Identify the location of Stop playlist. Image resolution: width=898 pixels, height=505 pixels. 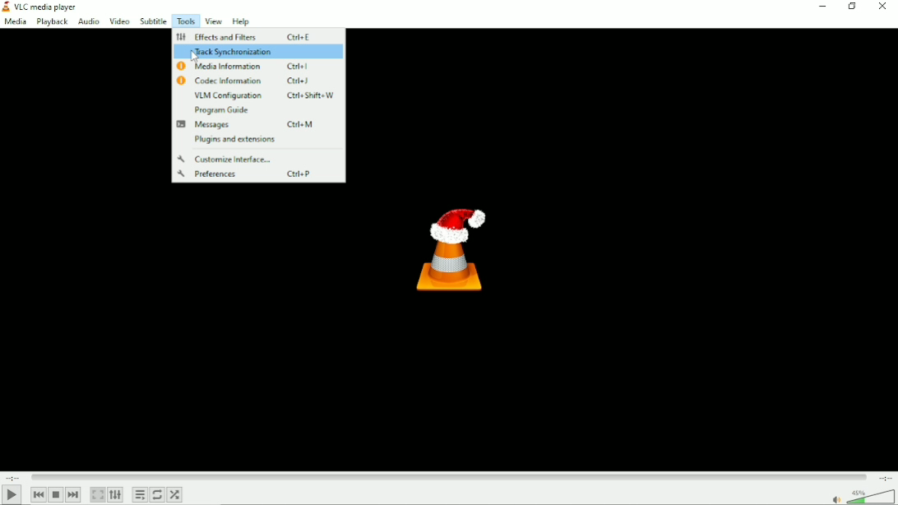
(56, 494).